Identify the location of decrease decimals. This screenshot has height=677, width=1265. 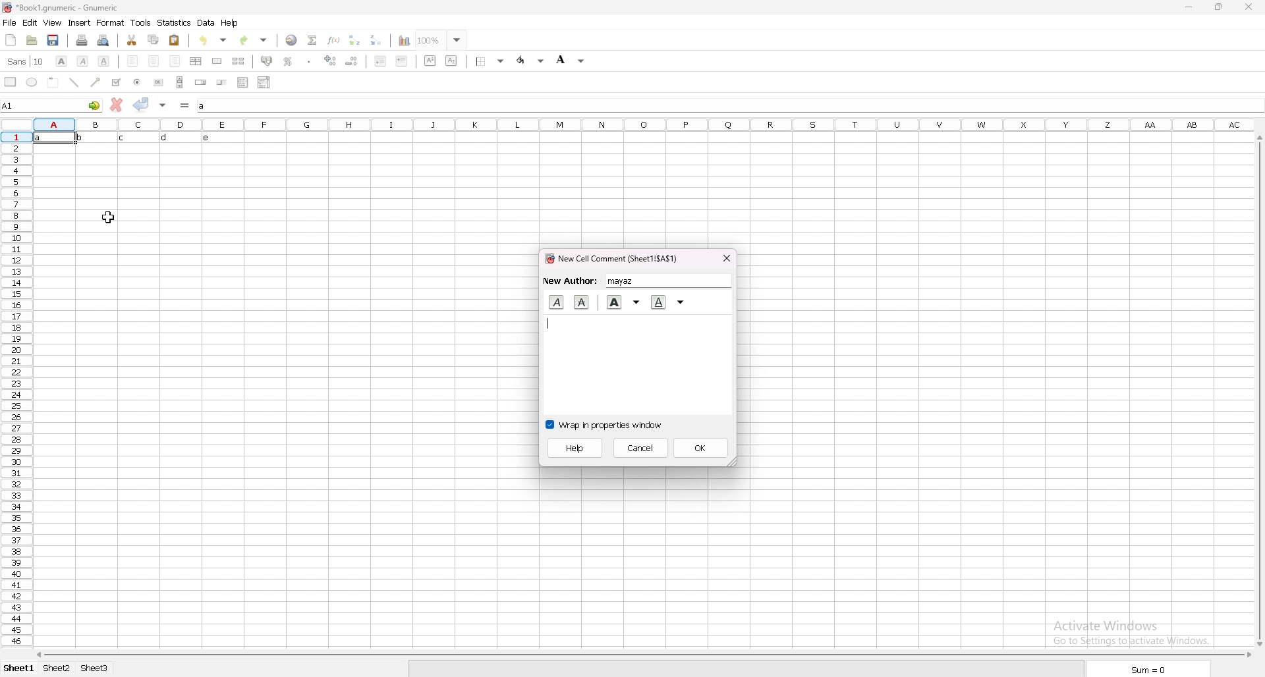
(352, 61).